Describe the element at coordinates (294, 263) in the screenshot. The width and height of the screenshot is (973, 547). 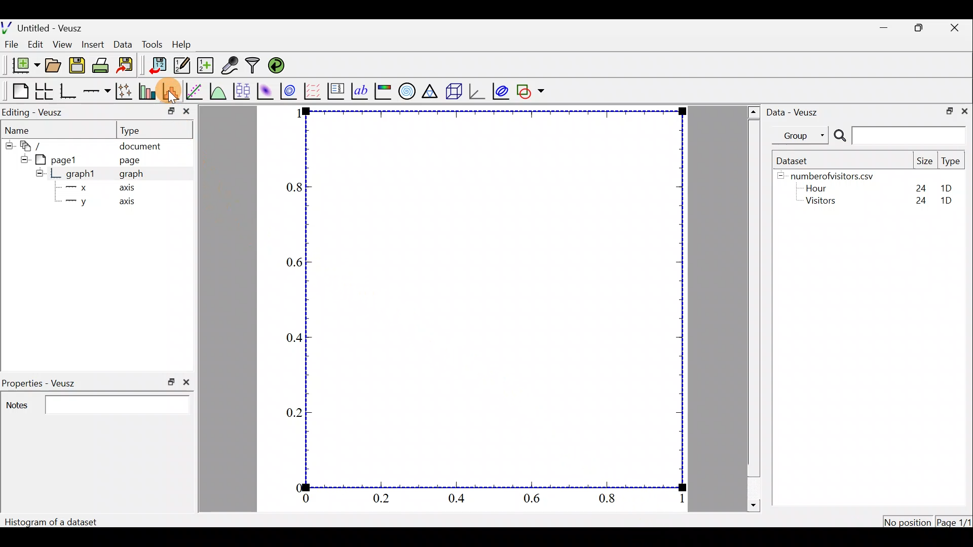
I see `0.6` at that location.